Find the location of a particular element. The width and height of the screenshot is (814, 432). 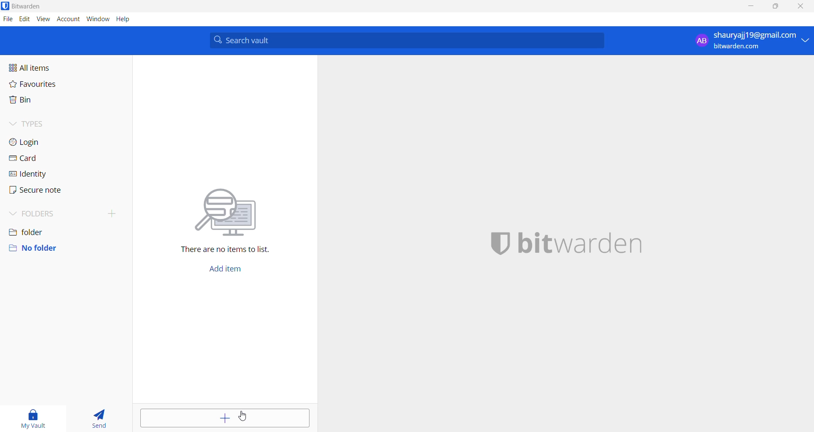

edit is located at coordinates (23, 19).